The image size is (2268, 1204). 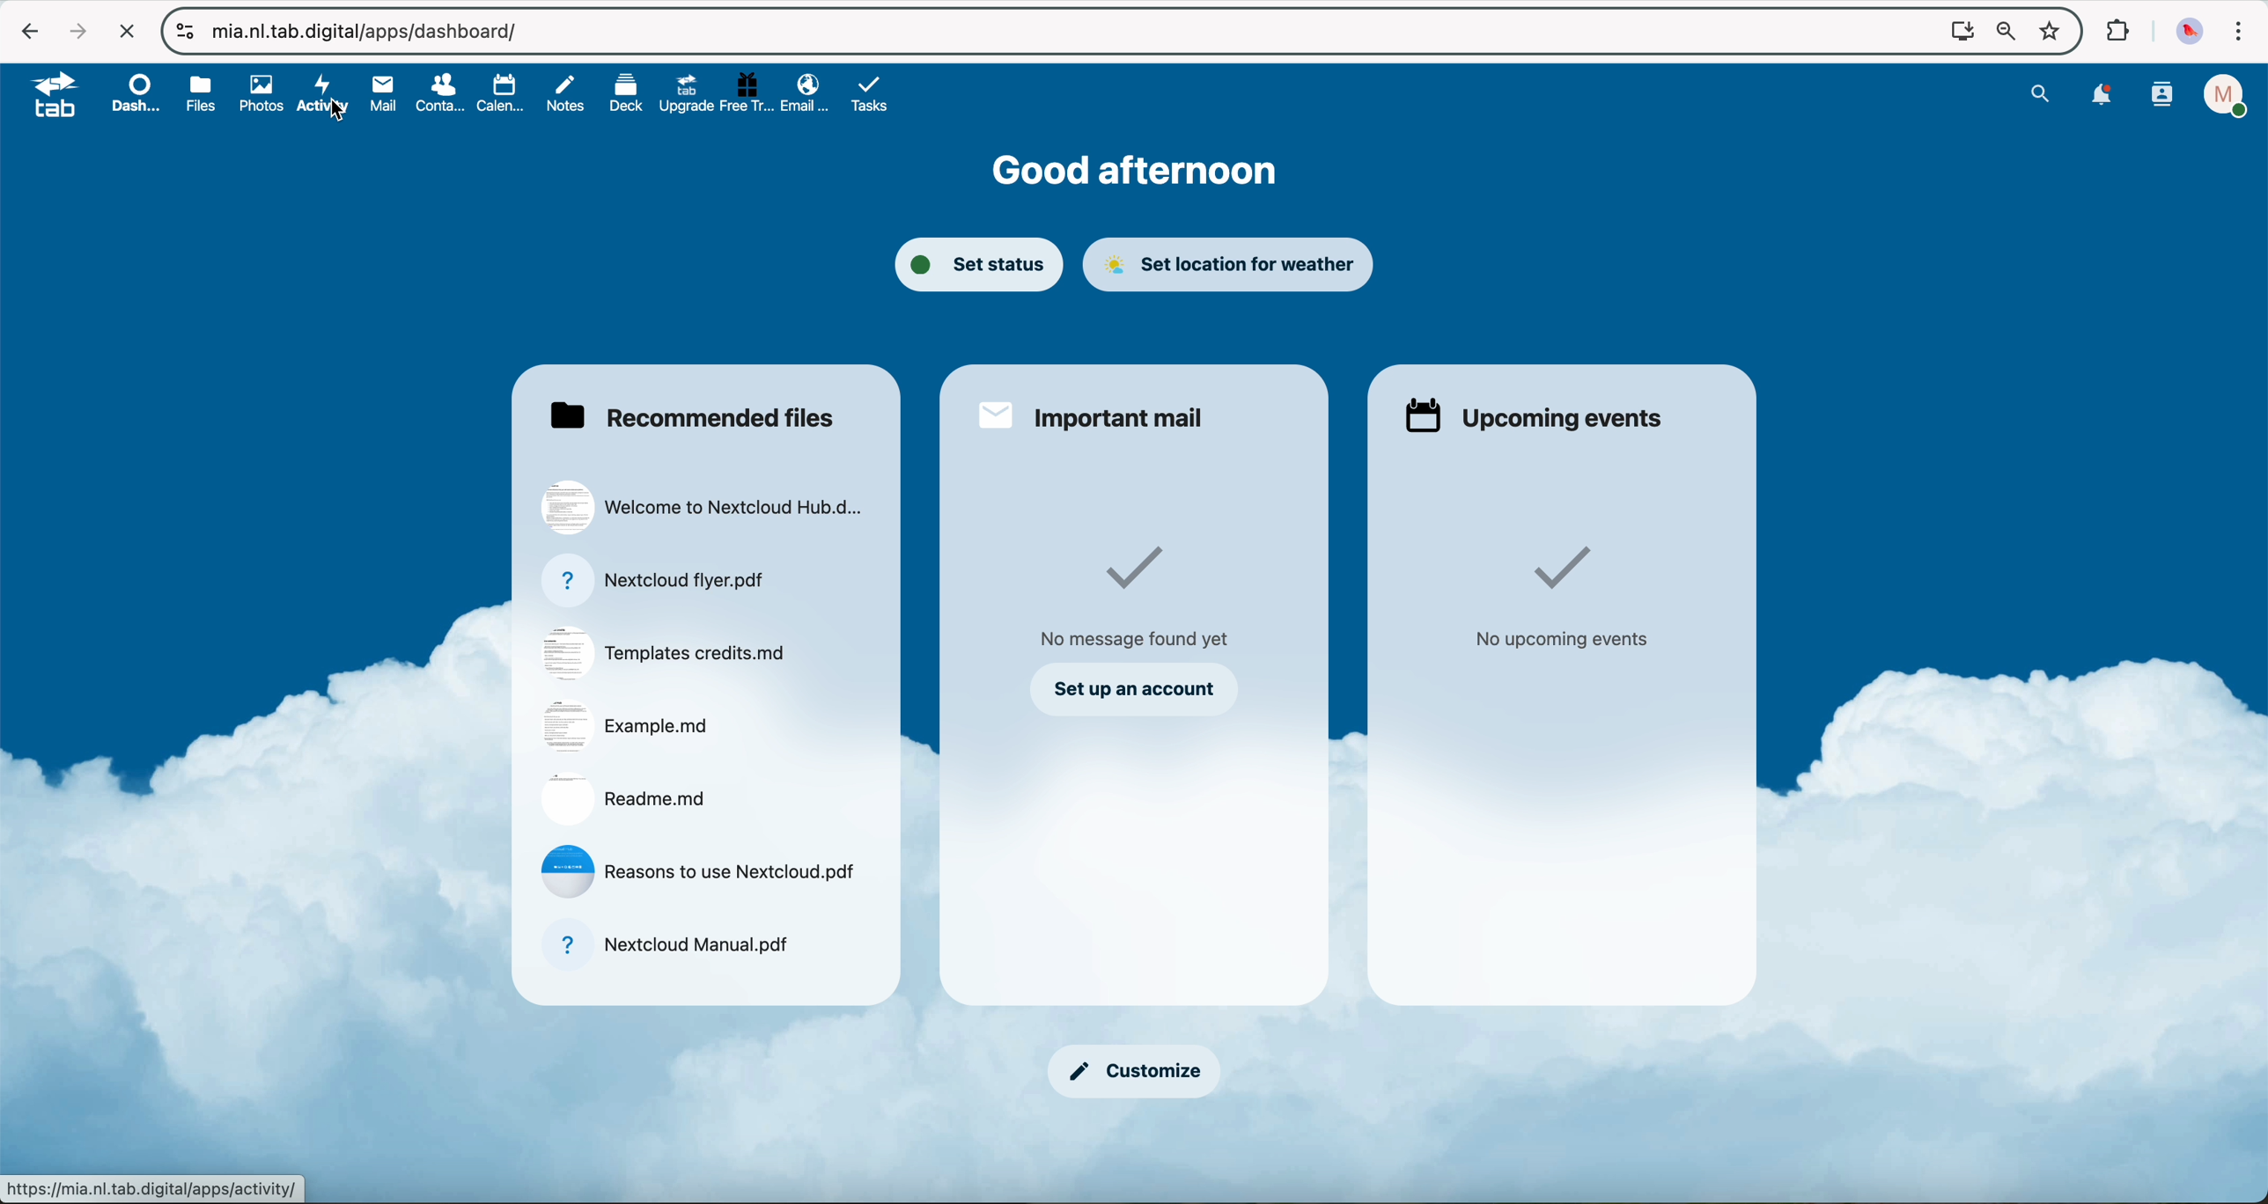 I want to click on no message found yet, so click(x=1142, y=593).